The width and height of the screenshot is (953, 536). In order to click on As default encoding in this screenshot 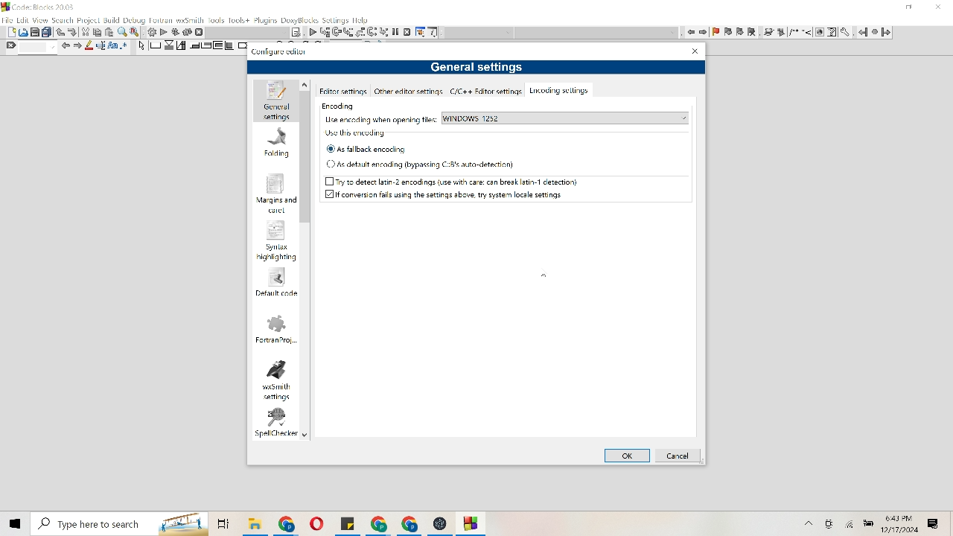, I will do `click(420, 164)`.